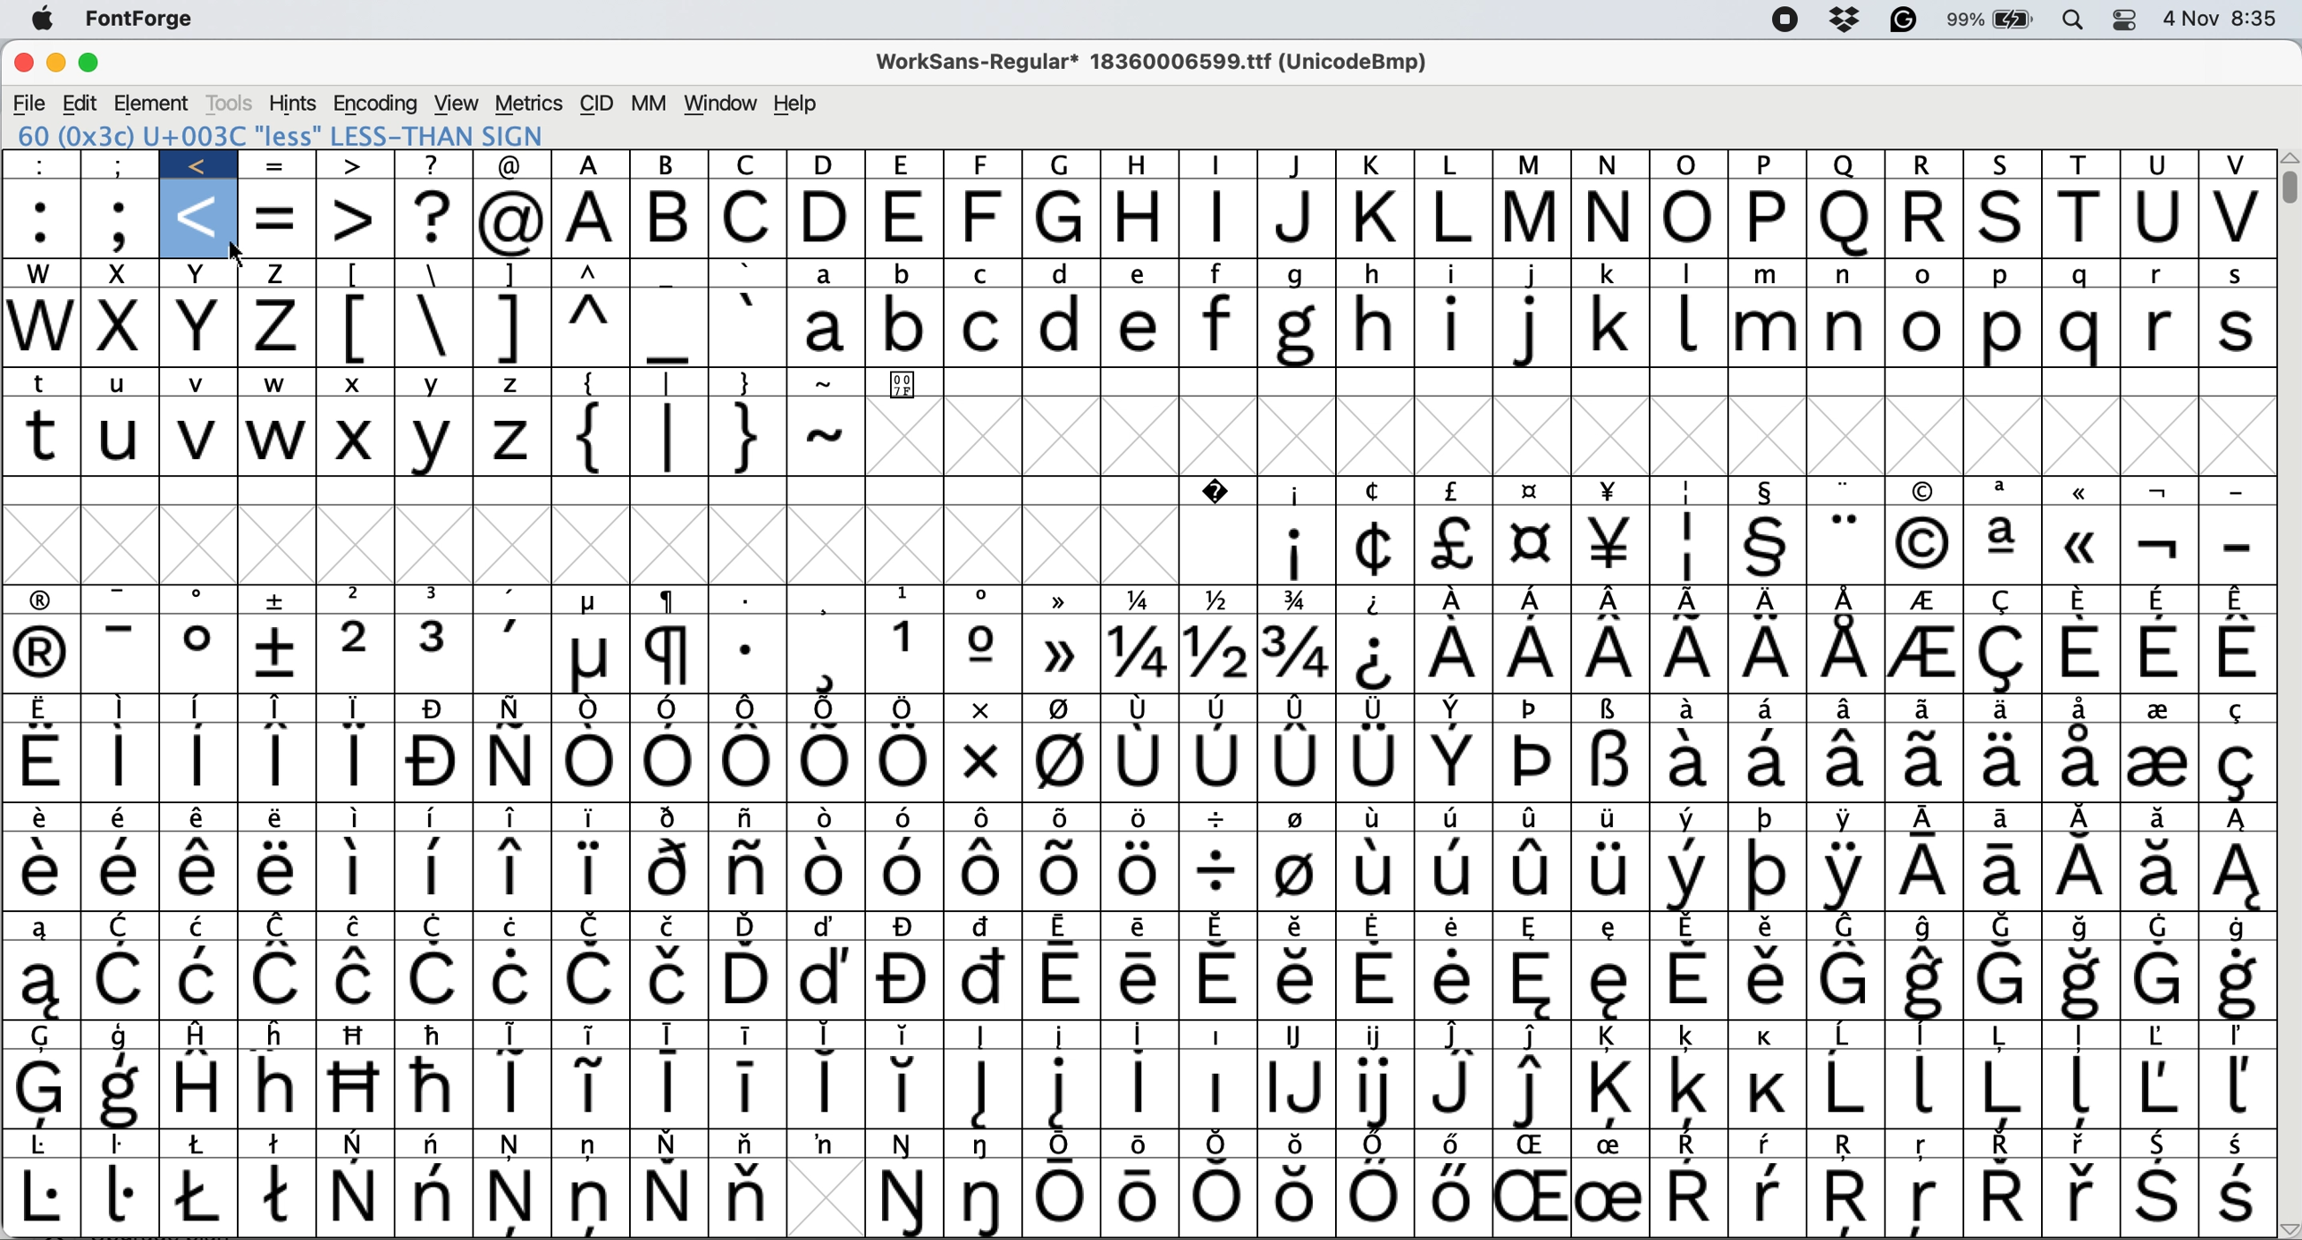 Image resolution: width=2302 pixels, height=1240 pixels. What do you see at coordinates (1376, 1196) in the screenshot?
I see `Symbol` at bounding box center [1376, 1196].